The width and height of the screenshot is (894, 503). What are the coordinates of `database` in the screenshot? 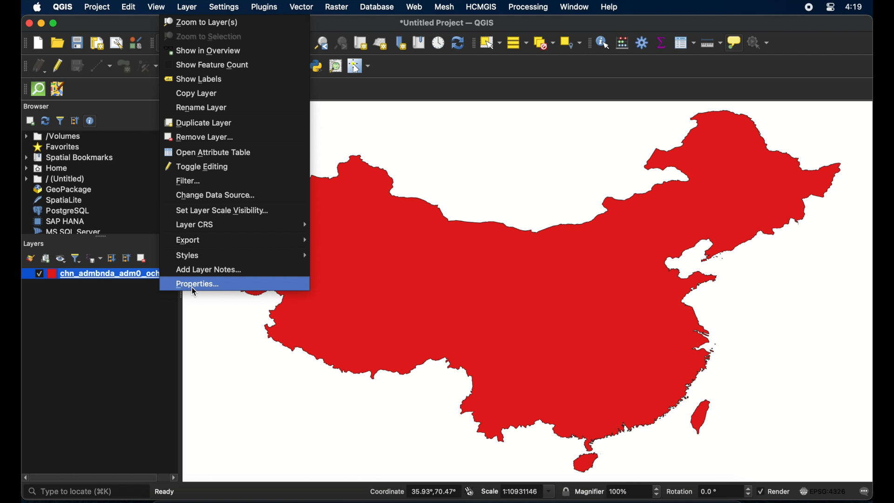 It's located at (378, 7).